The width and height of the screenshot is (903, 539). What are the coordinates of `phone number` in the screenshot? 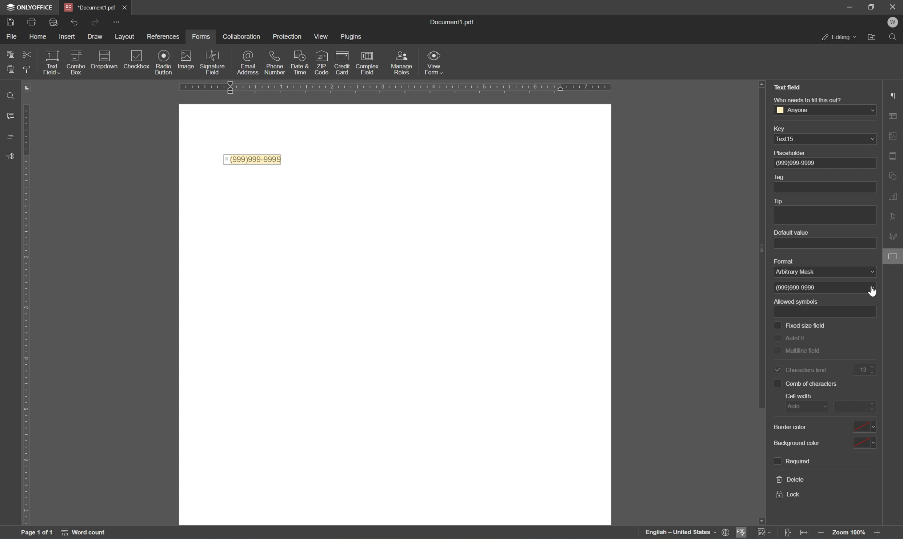 It's located at (276, 63).